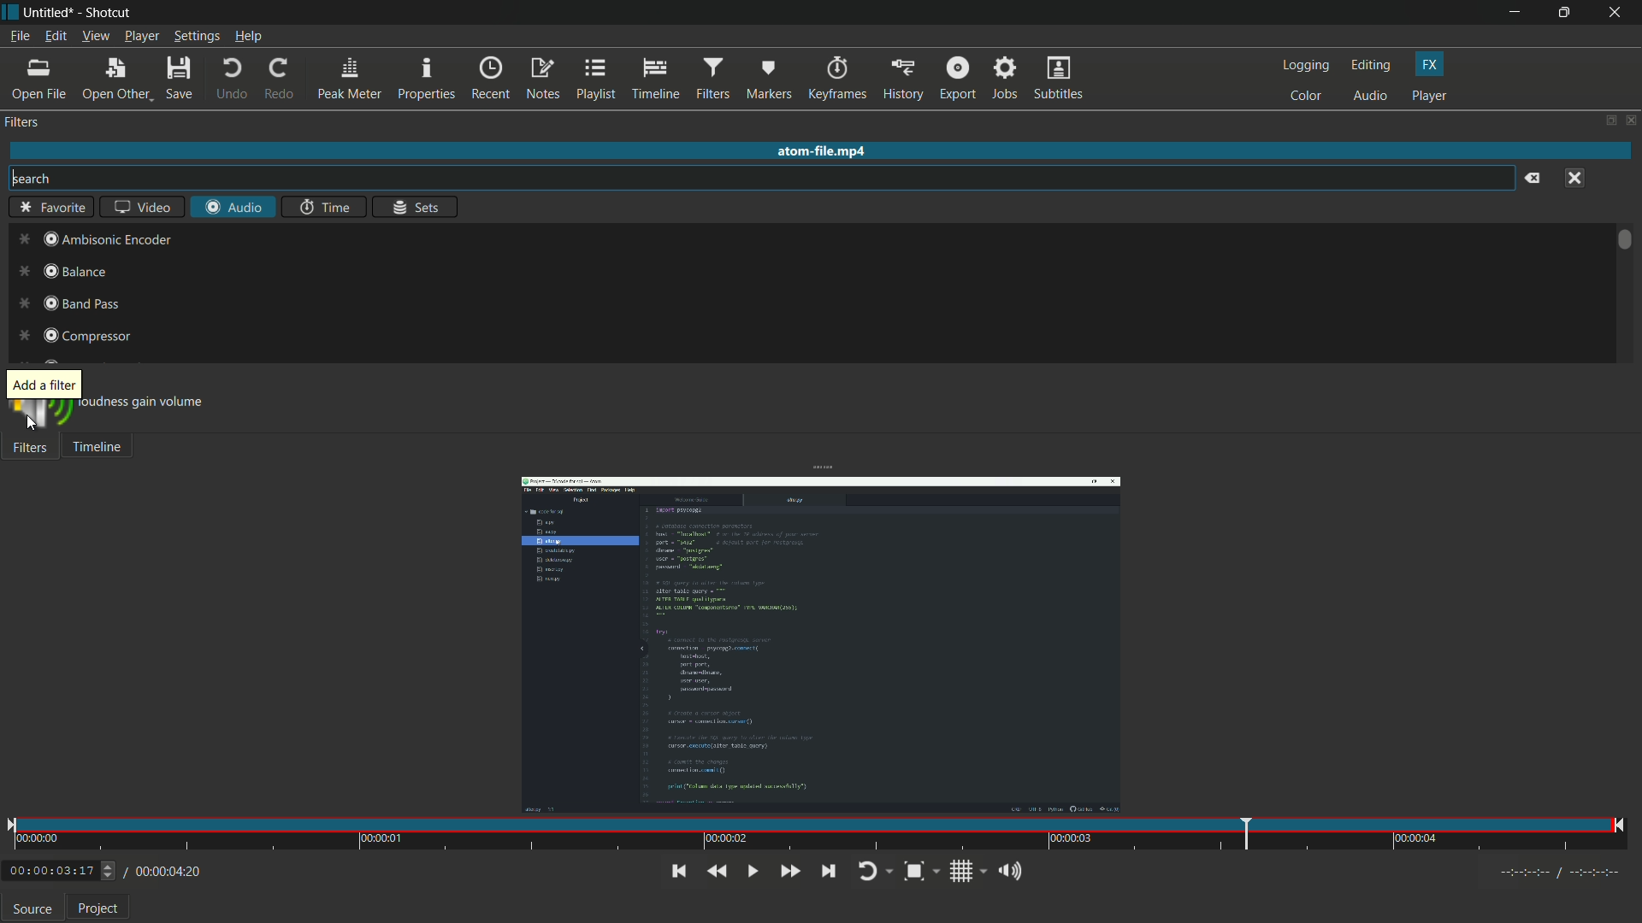 This screenshot has width=1642, height=923. Describe the element at coordinates (712, 79) in the screenshot. I see `filters` at that location.